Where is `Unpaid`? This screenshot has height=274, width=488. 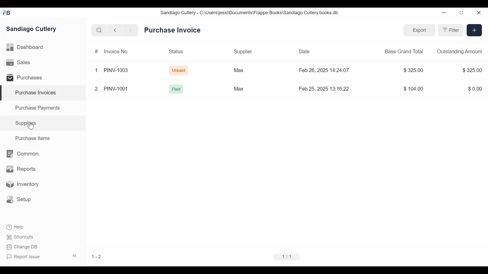 Unpaid is located at coordinates (180, 71).